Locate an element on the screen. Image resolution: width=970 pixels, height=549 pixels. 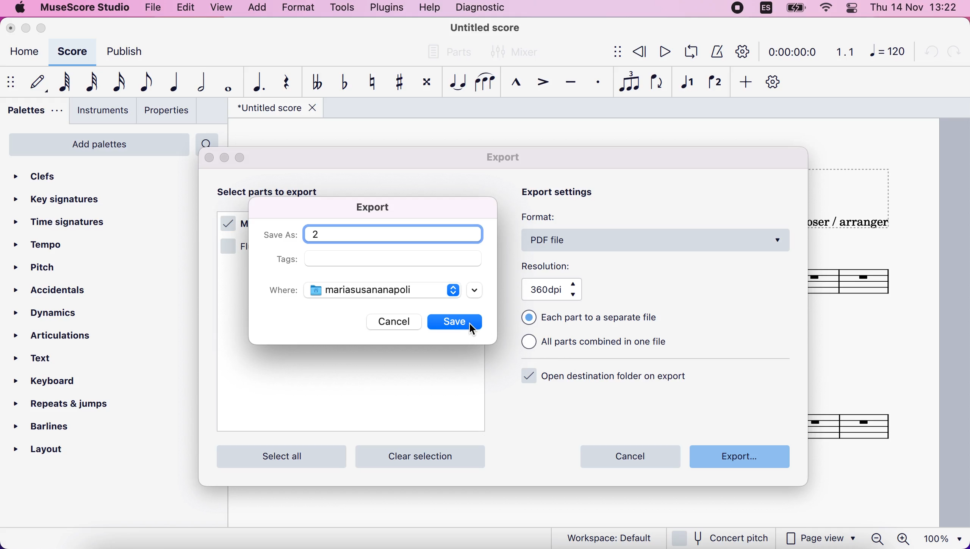
redo is located at coordinates (954, 54).